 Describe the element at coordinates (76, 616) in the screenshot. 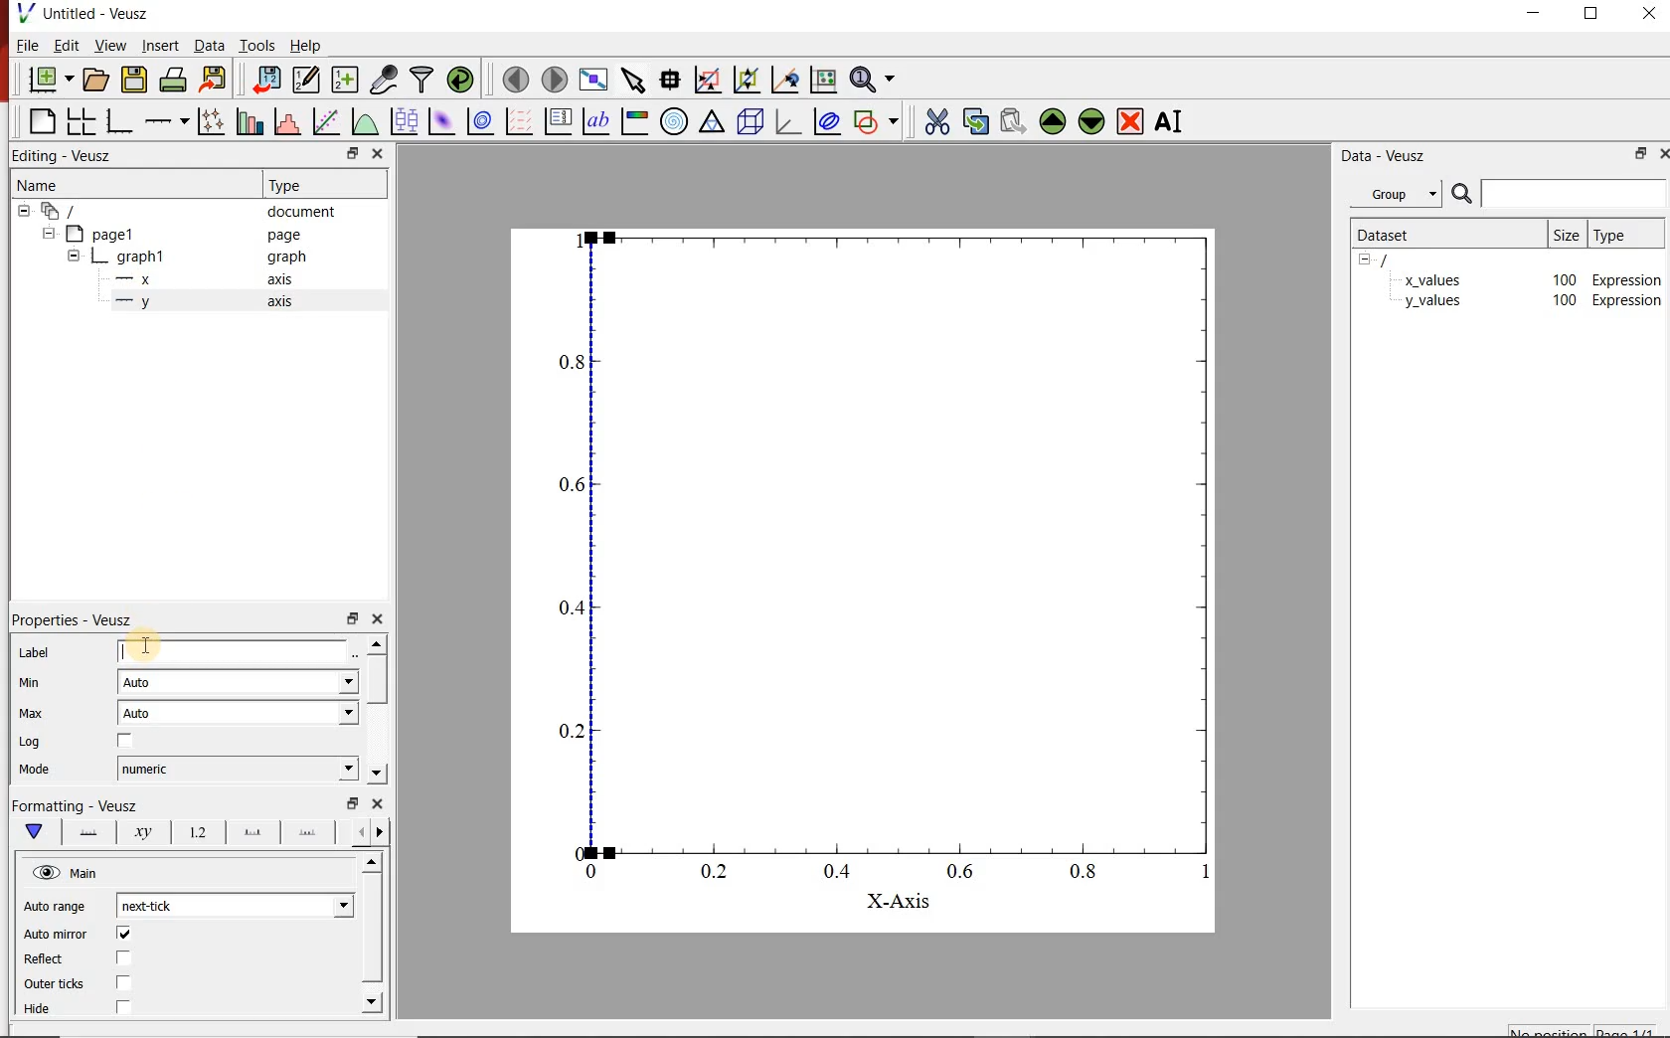

I see `| Properties - Veusz` at that location.